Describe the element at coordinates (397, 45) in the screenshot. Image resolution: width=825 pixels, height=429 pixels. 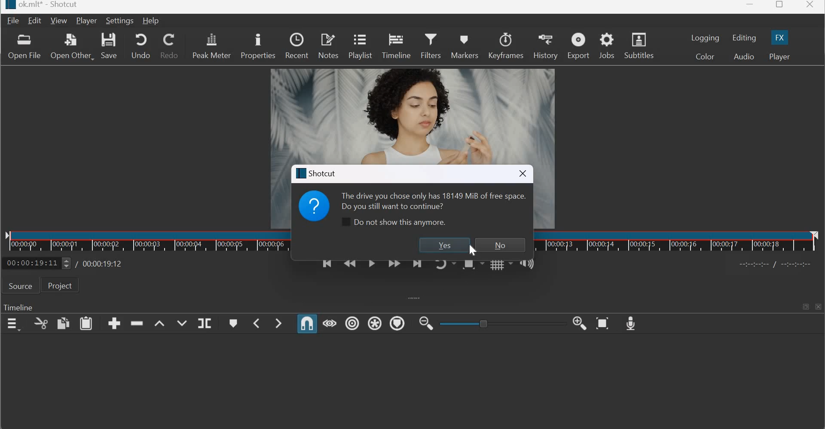
I see `Timeline` at that location.